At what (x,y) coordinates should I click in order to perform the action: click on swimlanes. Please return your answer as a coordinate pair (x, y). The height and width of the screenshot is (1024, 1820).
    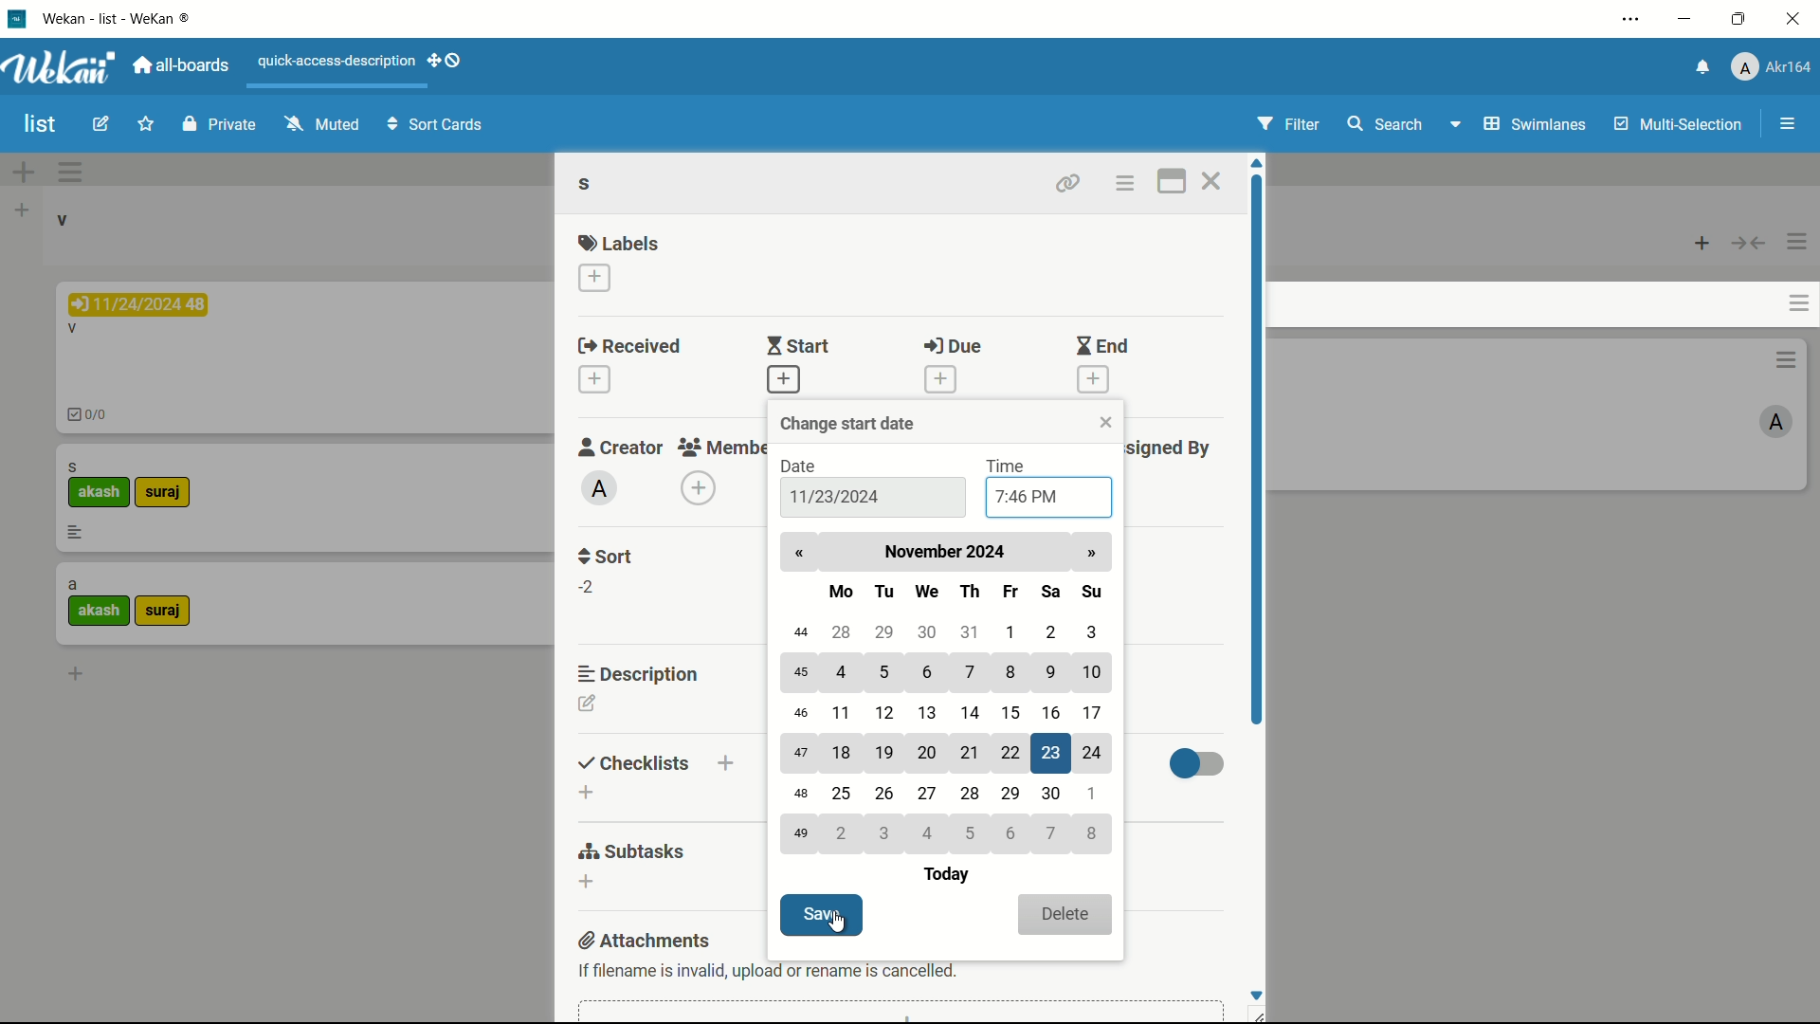
    Looking at the image, I should click on (1537, 124).